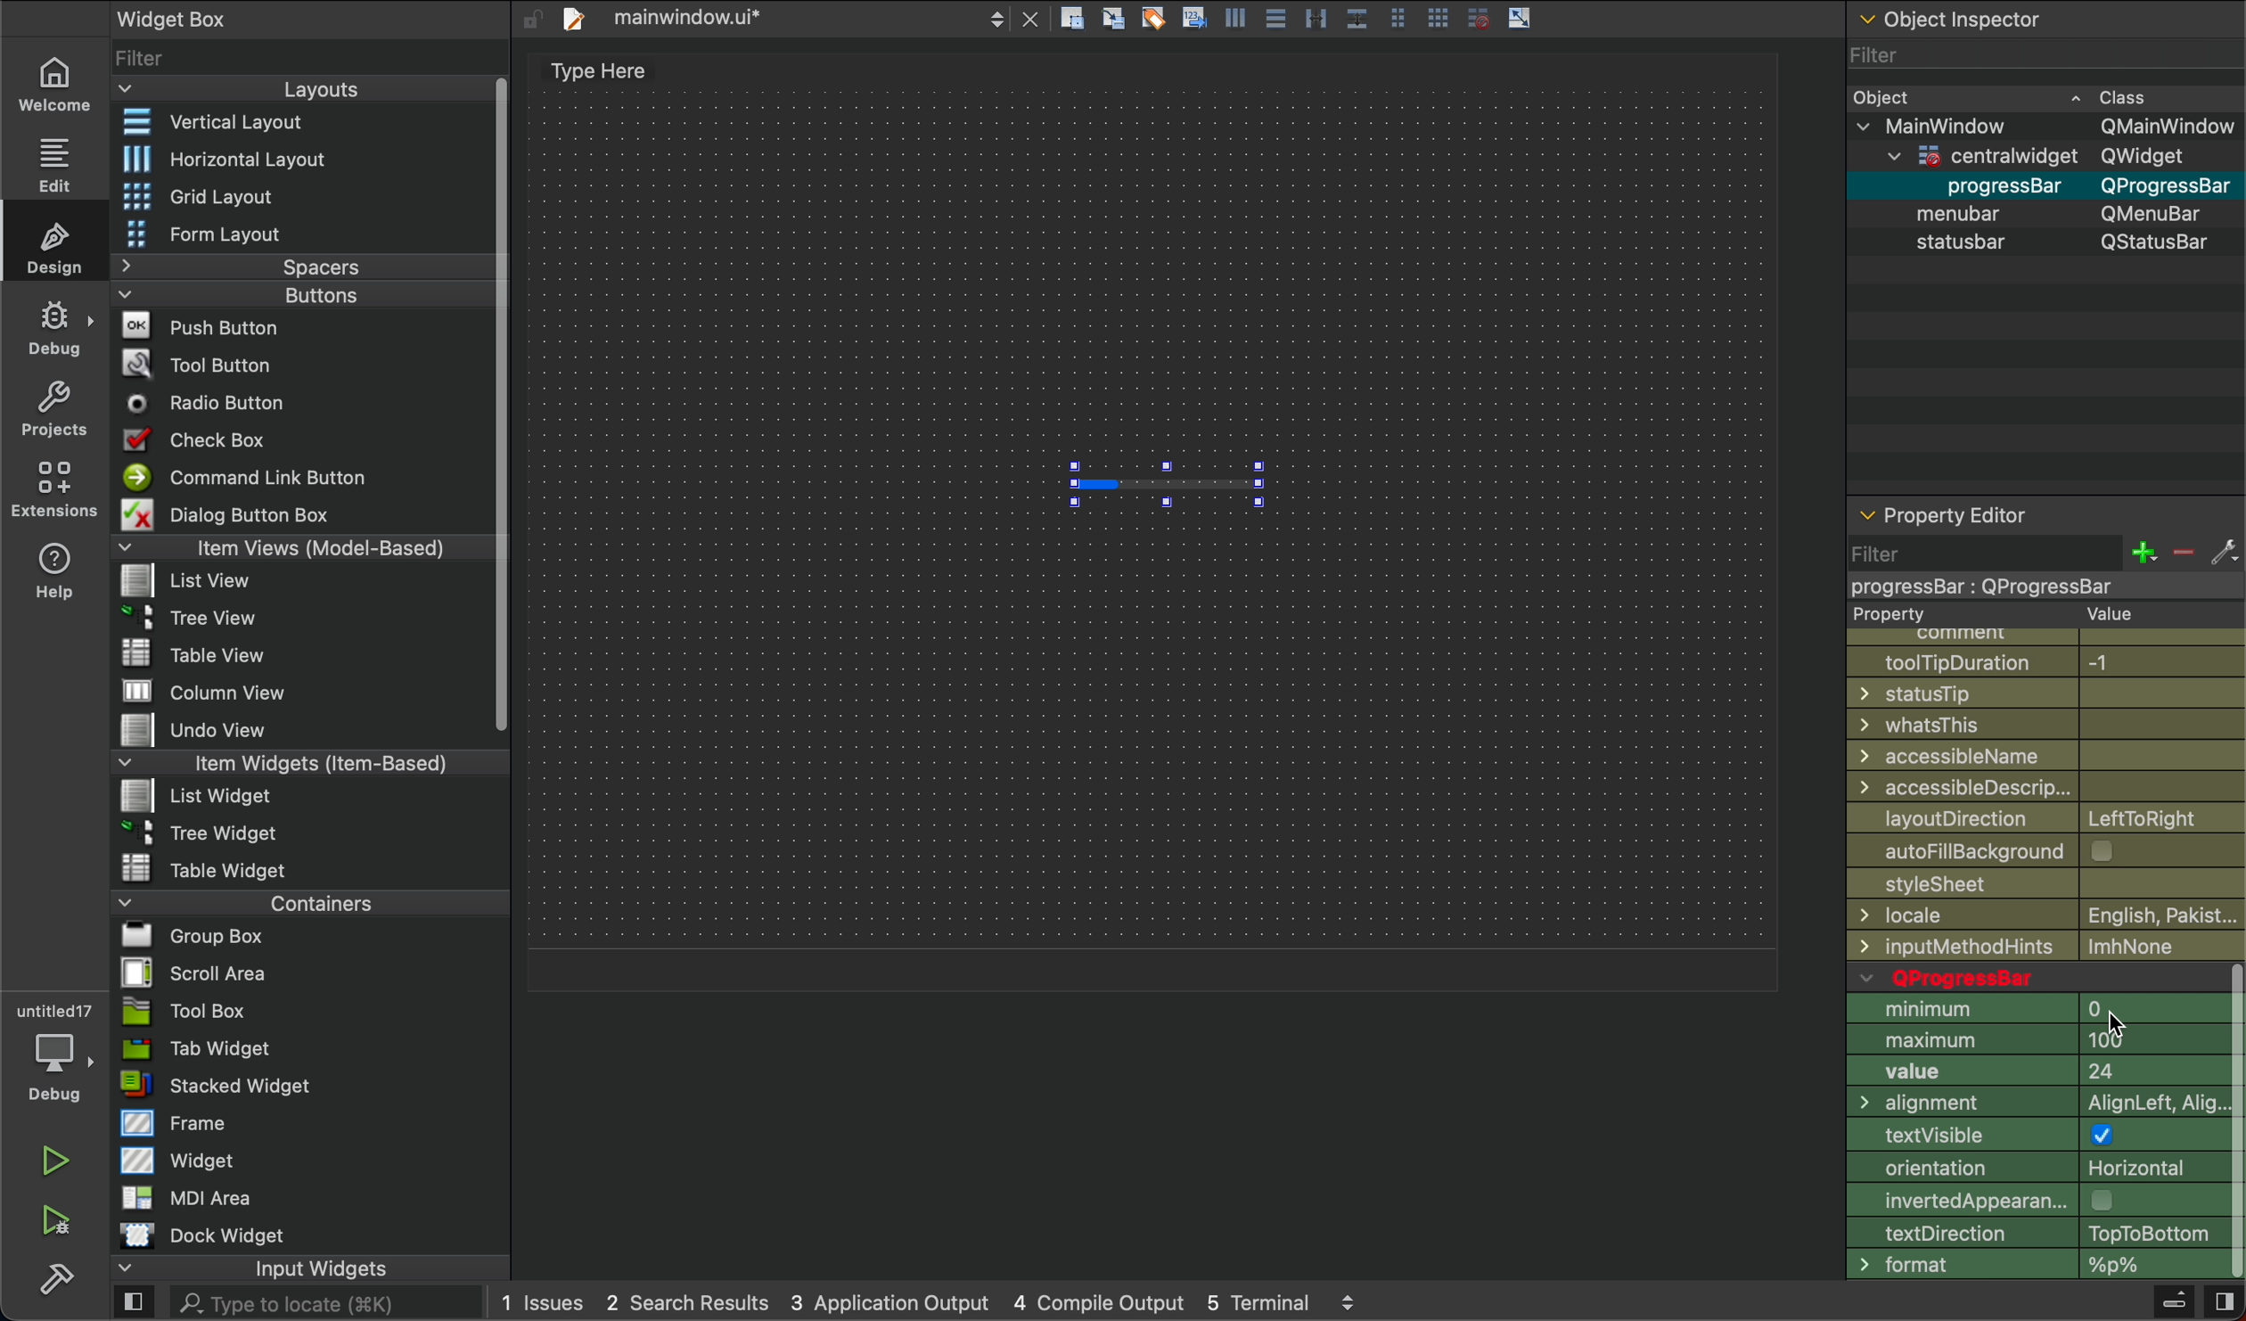  I want to click on File, so click(216, 731).